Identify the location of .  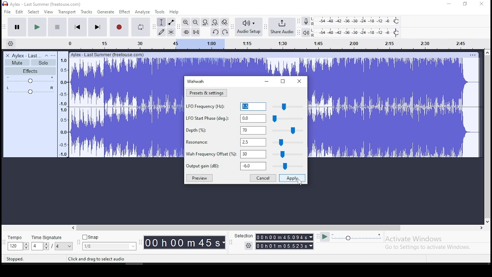
(94, 259).